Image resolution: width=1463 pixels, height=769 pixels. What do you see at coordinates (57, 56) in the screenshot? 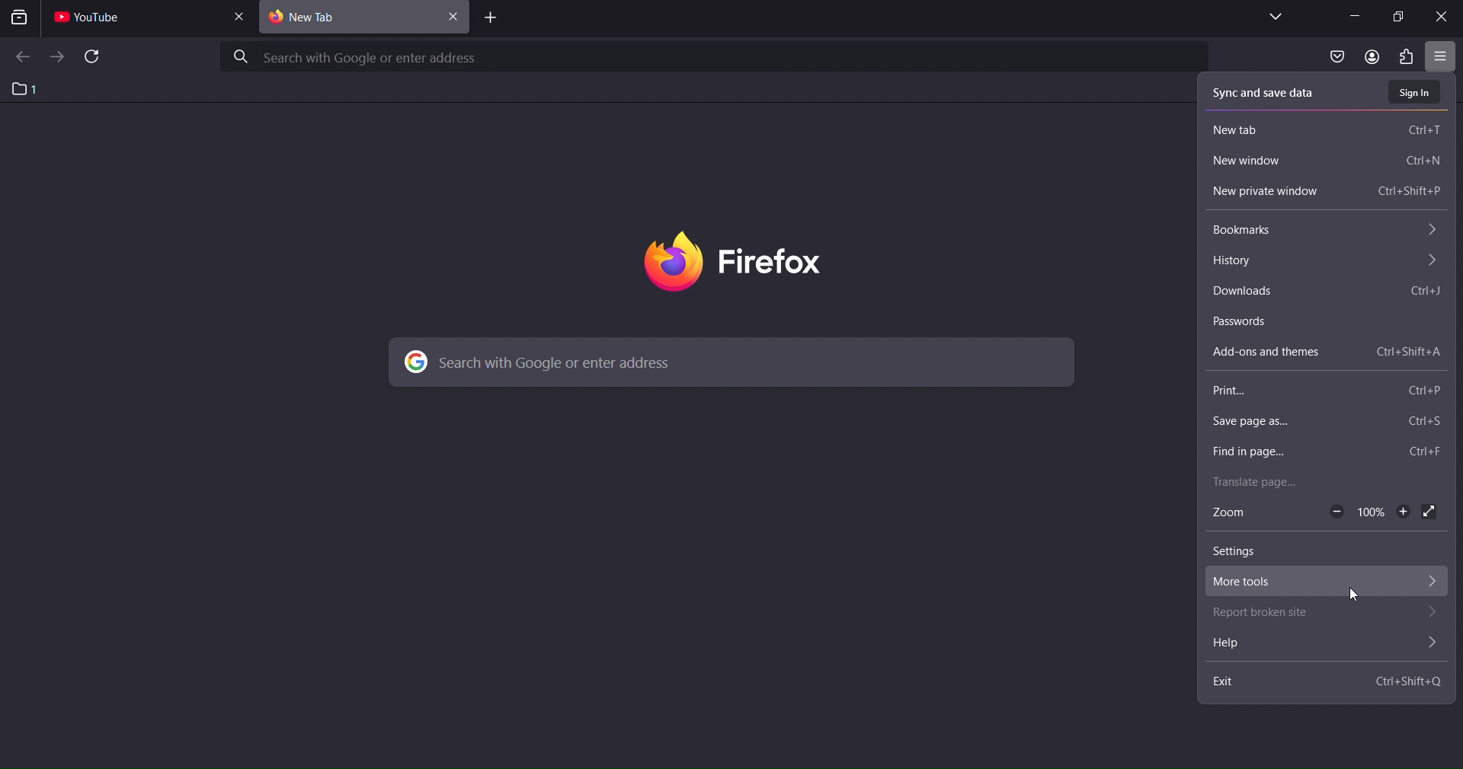
I see `go forward one page` at bounding box center [57, 56].